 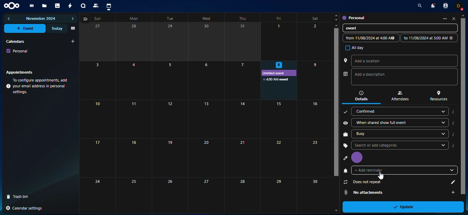 I want to click on 26, so click(x=169, y=195).